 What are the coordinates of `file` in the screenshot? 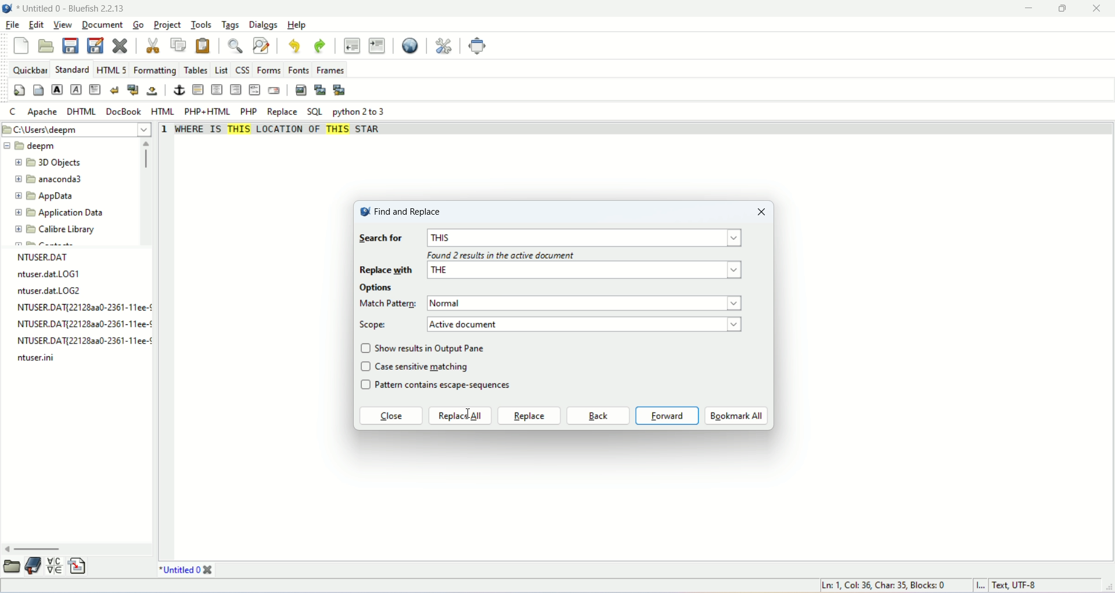 It's located at (11, 24).